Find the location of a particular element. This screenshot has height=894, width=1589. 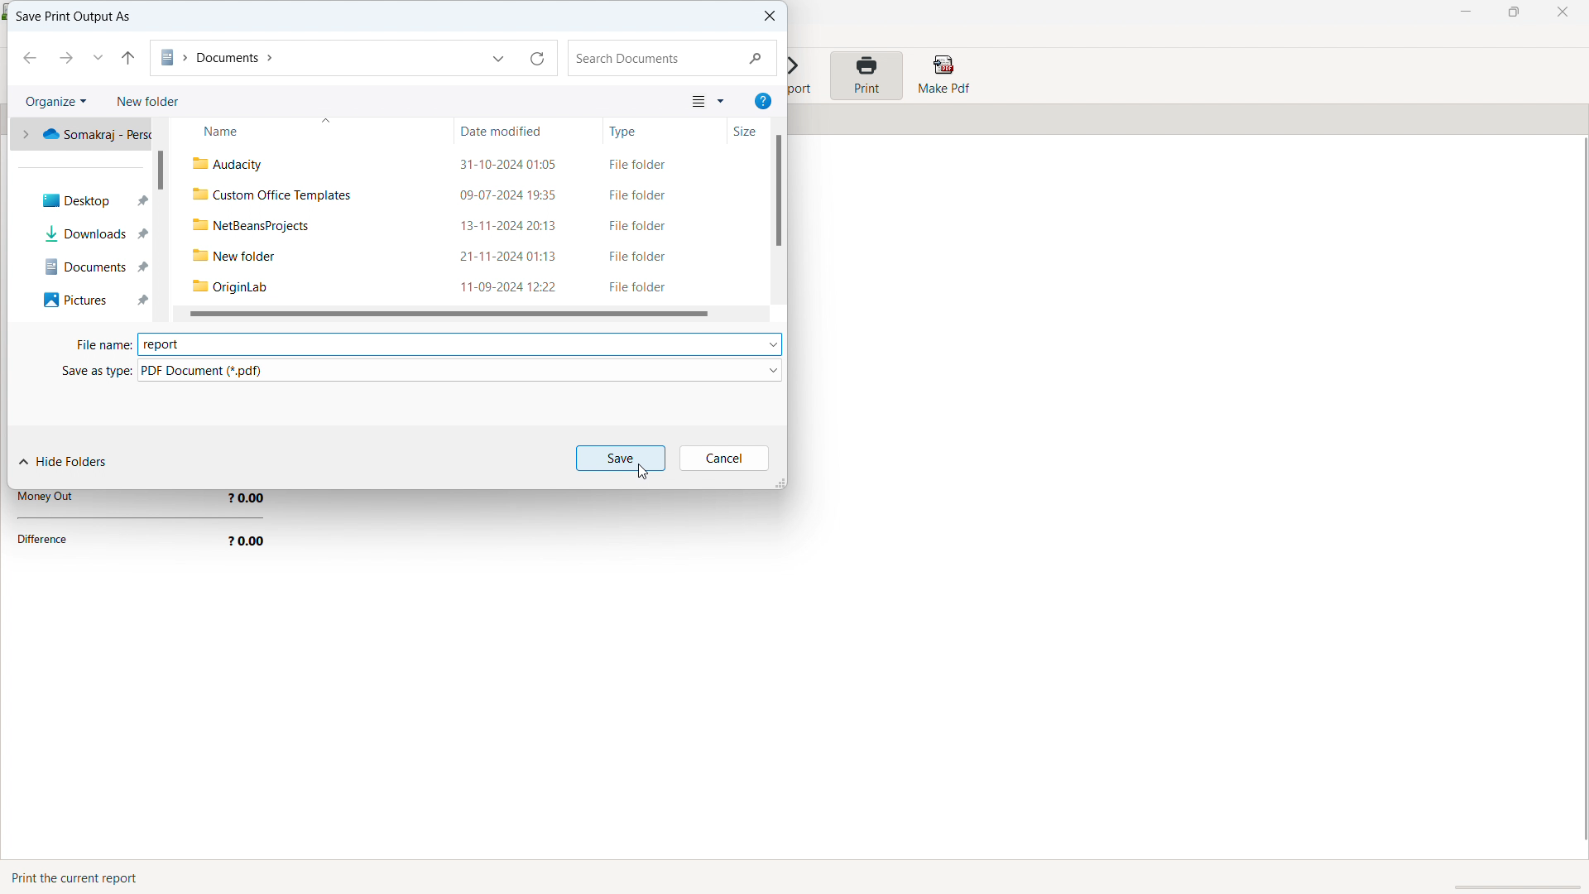

scrollbar is located at coordinates (160, 170).